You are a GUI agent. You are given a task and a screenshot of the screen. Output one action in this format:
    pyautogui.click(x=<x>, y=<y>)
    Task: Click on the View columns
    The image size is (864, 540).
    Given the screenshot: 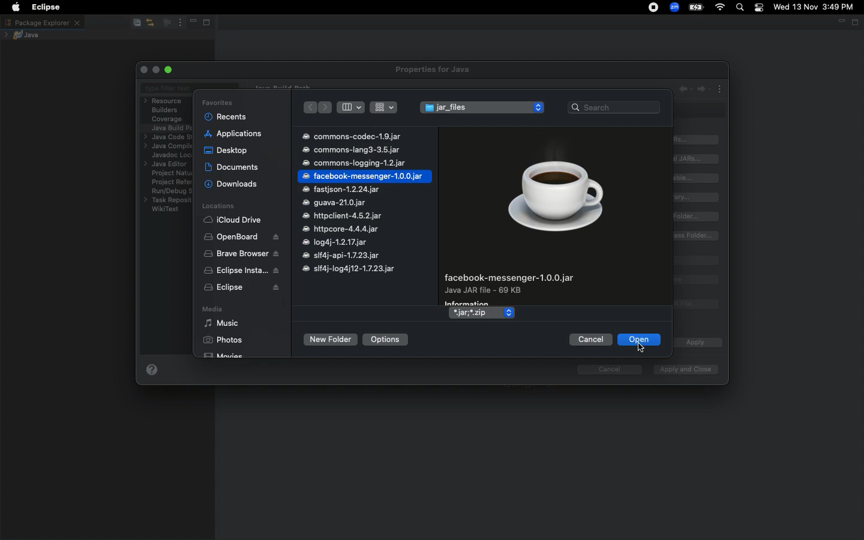 What is the action you would take?
    pyautogui.click(x=350, y=107)
    